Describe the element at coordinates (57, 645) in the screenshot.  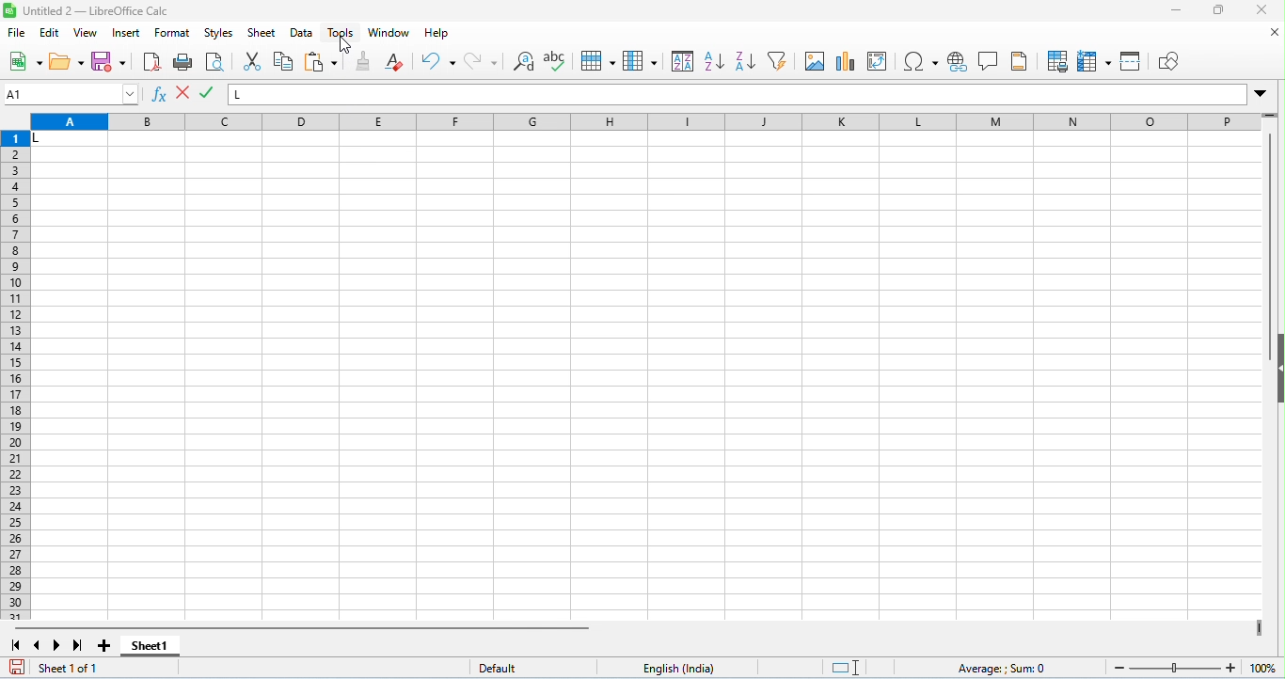
I see `next` at that location.